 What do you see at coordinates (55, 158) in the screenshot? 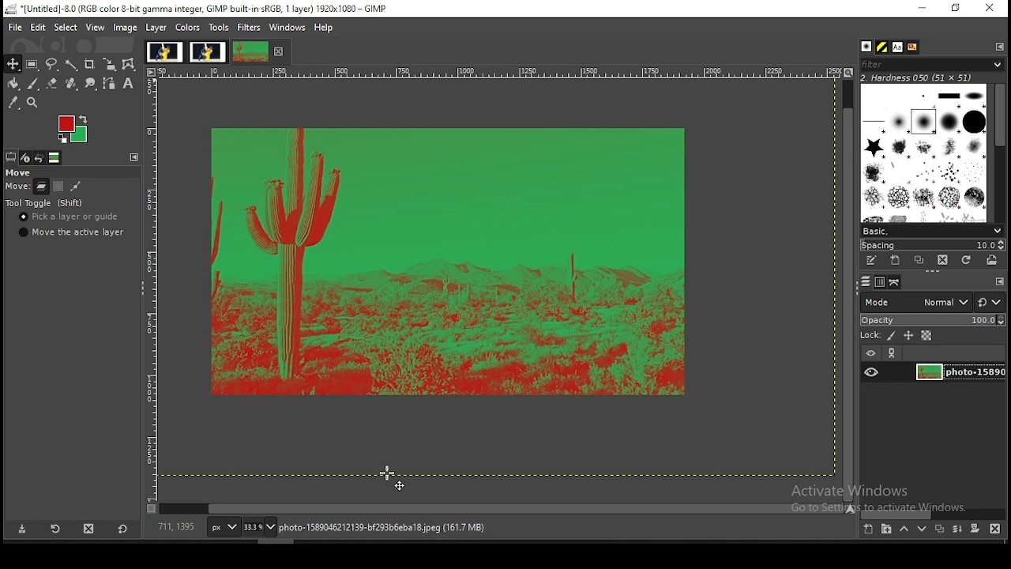
I see `images` at bounding box center [55, 158].